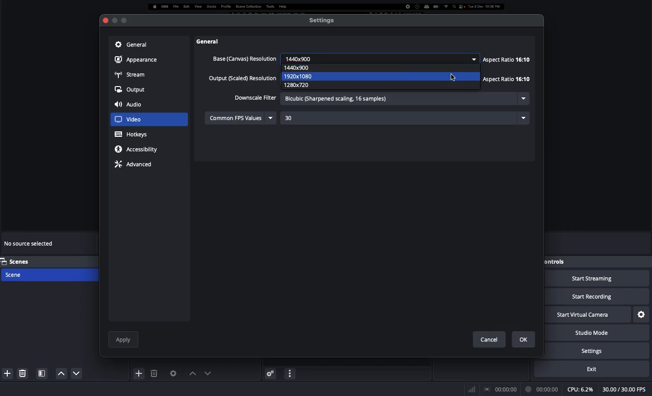 This screenshot has height=396, width=652. Describe the element at coordinates (601, 333) in the screenshot. I see `Studio mode` at that location.